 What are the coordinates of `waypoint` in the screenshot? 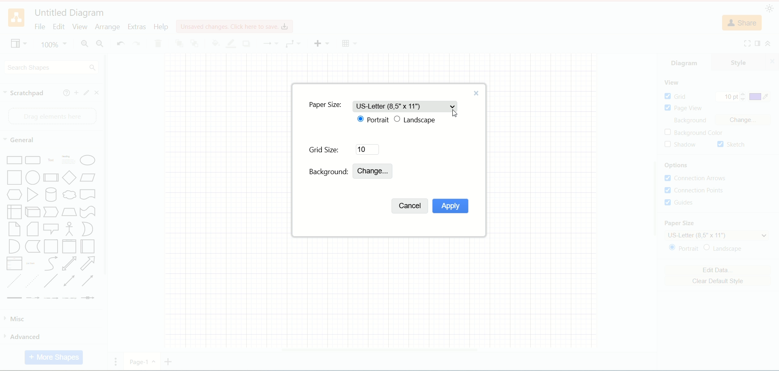 It's located at (270, 43).